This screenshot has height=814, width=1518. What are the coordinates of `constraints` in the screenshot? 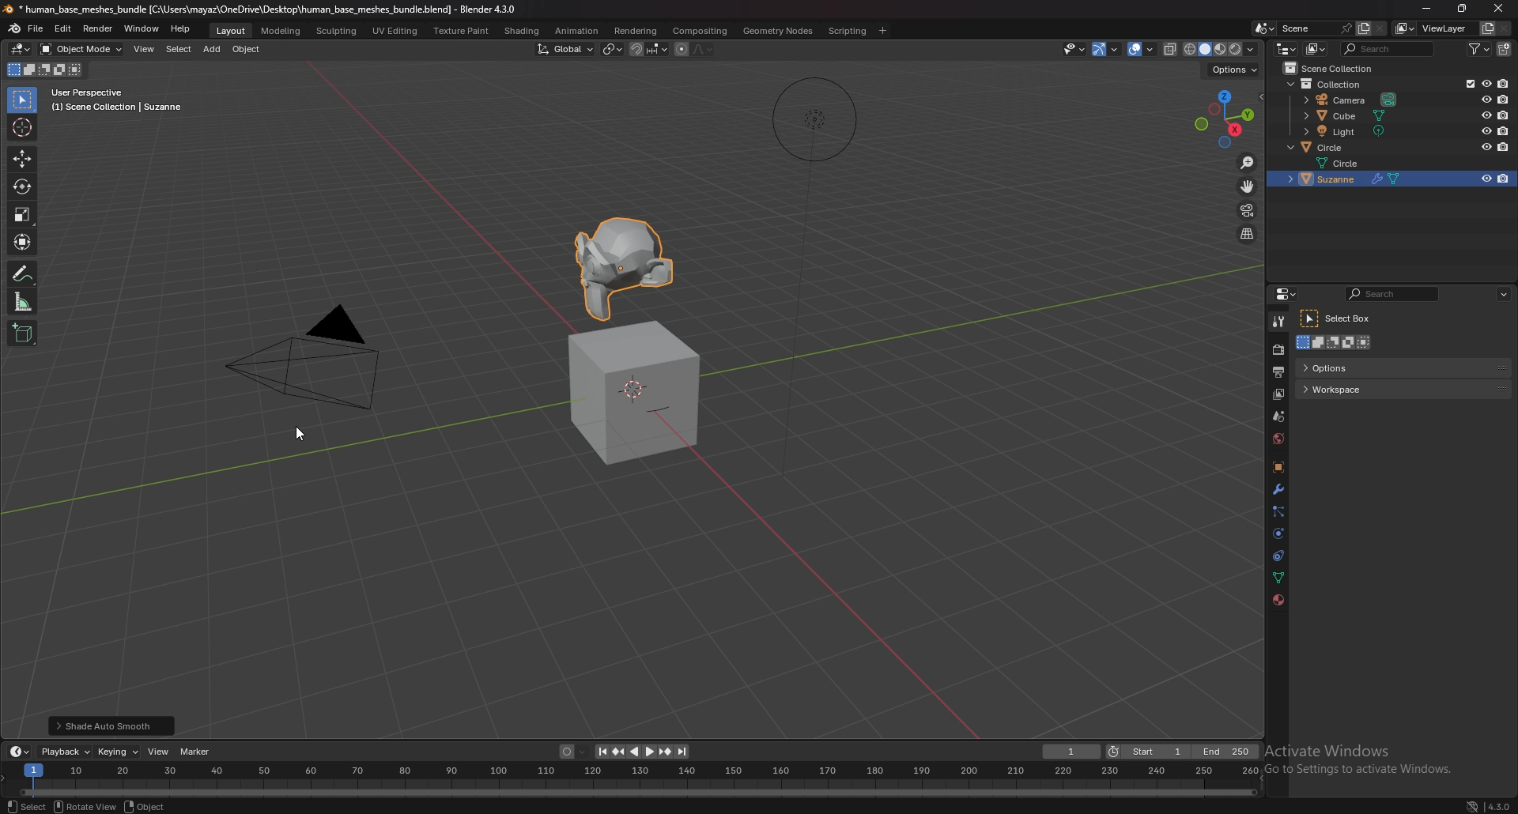 It's located at (1280, 556).